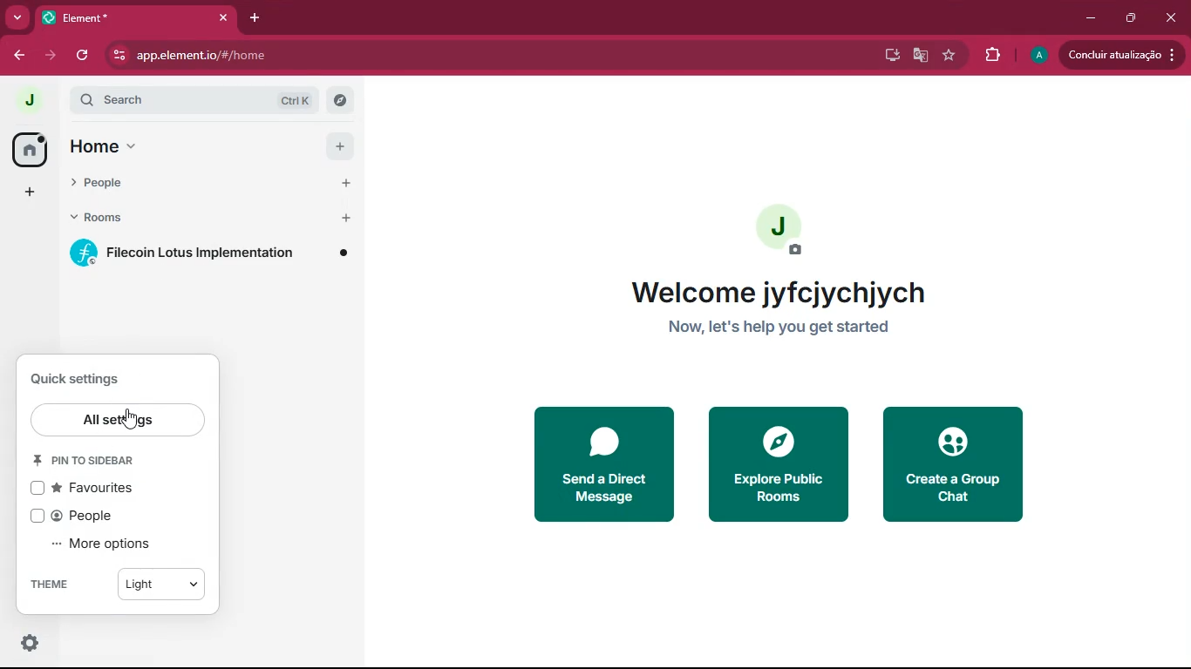 The image size is (1191, 669). What do you see at coordinates (135, 17) in the screenshot?
I see `element` at bounding box center [135, 17].